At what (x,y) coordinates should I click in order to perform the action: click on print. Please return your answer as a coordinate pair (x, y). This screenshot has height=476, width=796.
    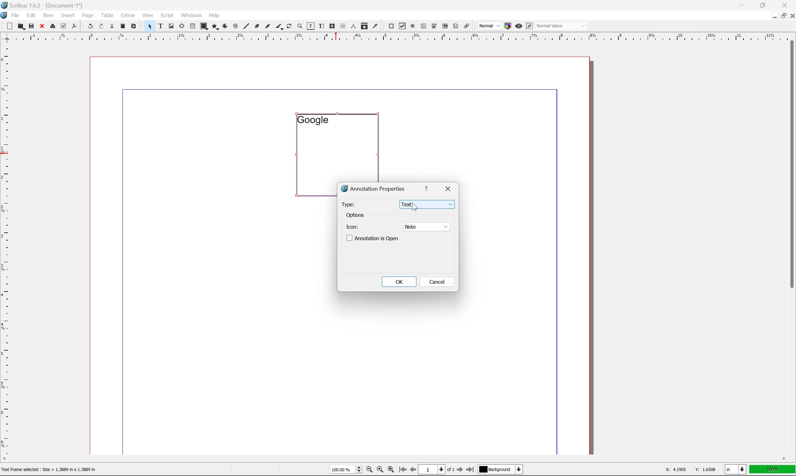
    Looking at the image, I should click on (52, 27).